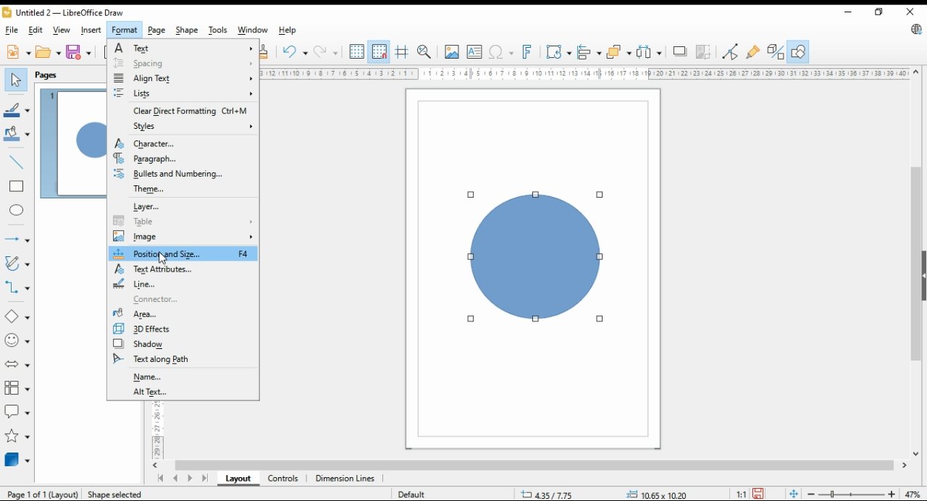 The image size is (927, 501). What do you see at coordinates (850, 13) in the screenshot?
I see `minimize` at bounding box center [850, 13].